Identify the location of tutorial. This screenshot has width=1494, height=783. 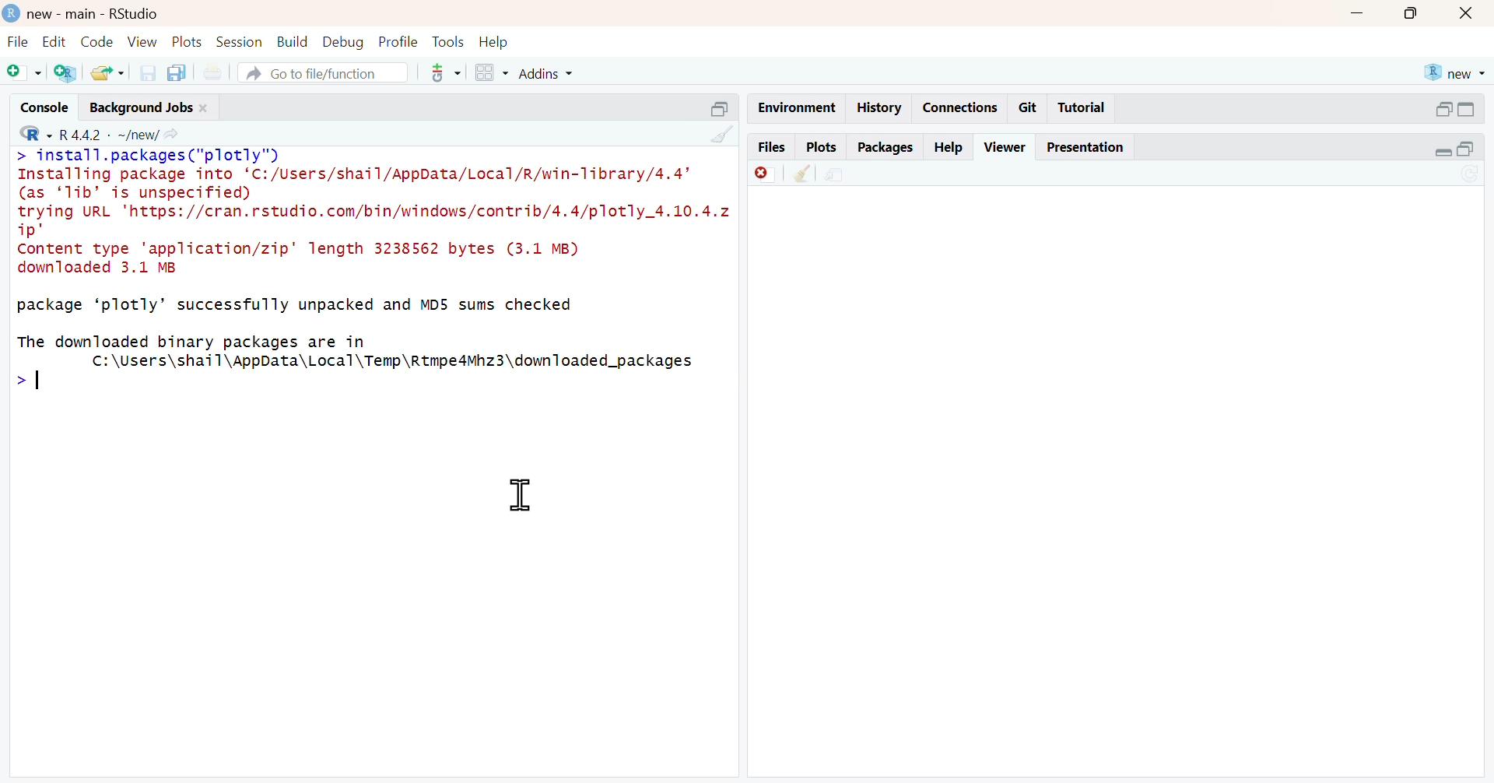
(1082, 110).